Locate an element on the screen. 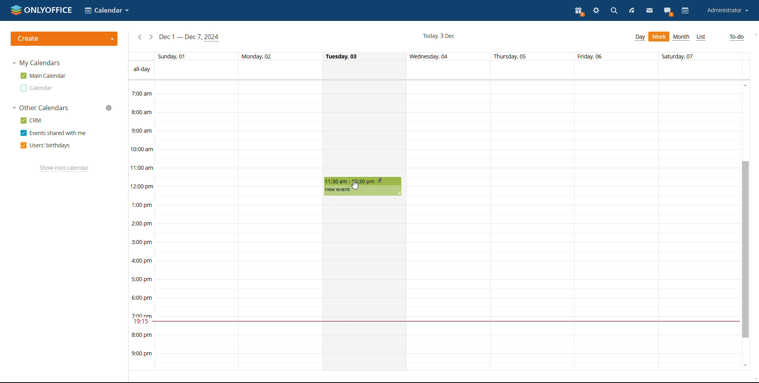  Users' birthdays is located at coordinates (44, 145).